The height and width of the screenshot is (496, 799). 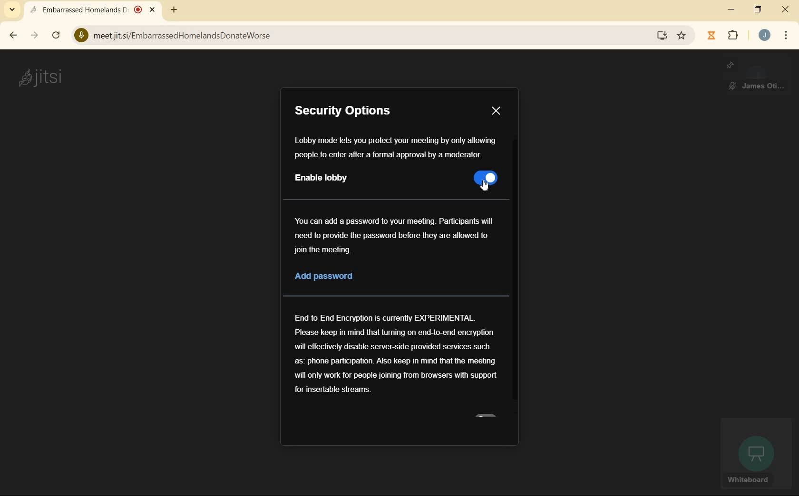 I want to click on pinned screen, so click(x=757, y=76).